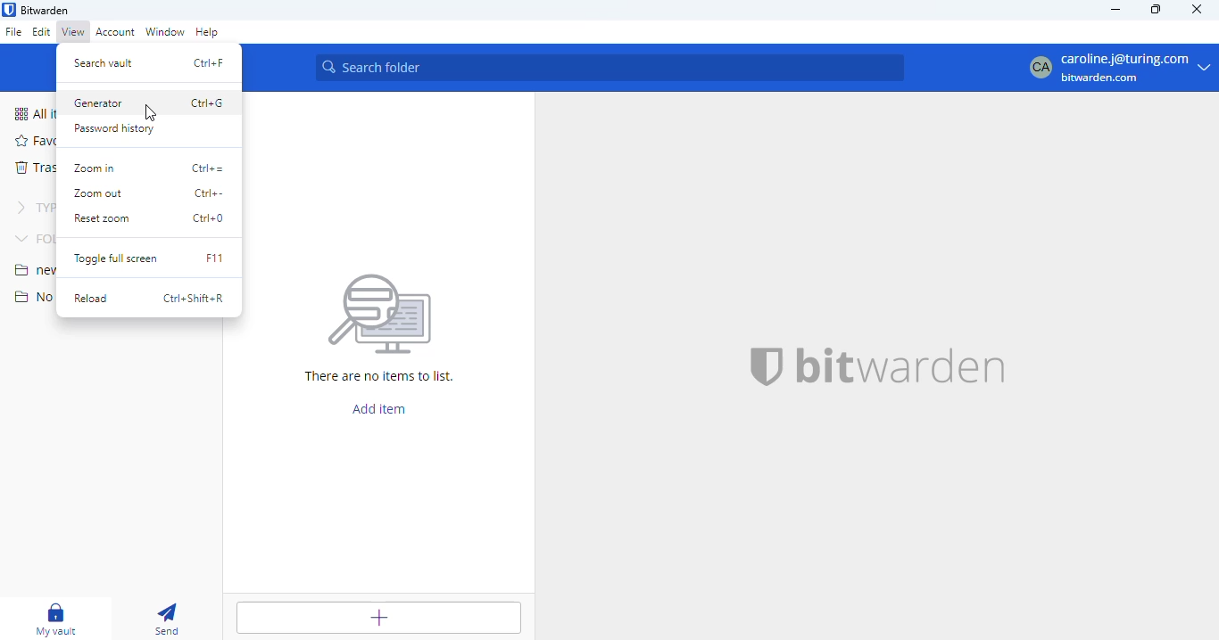  What do you see at coordinates (104, 62) in the screenshot?
I see `search vault` at bounding box center [104, 62].